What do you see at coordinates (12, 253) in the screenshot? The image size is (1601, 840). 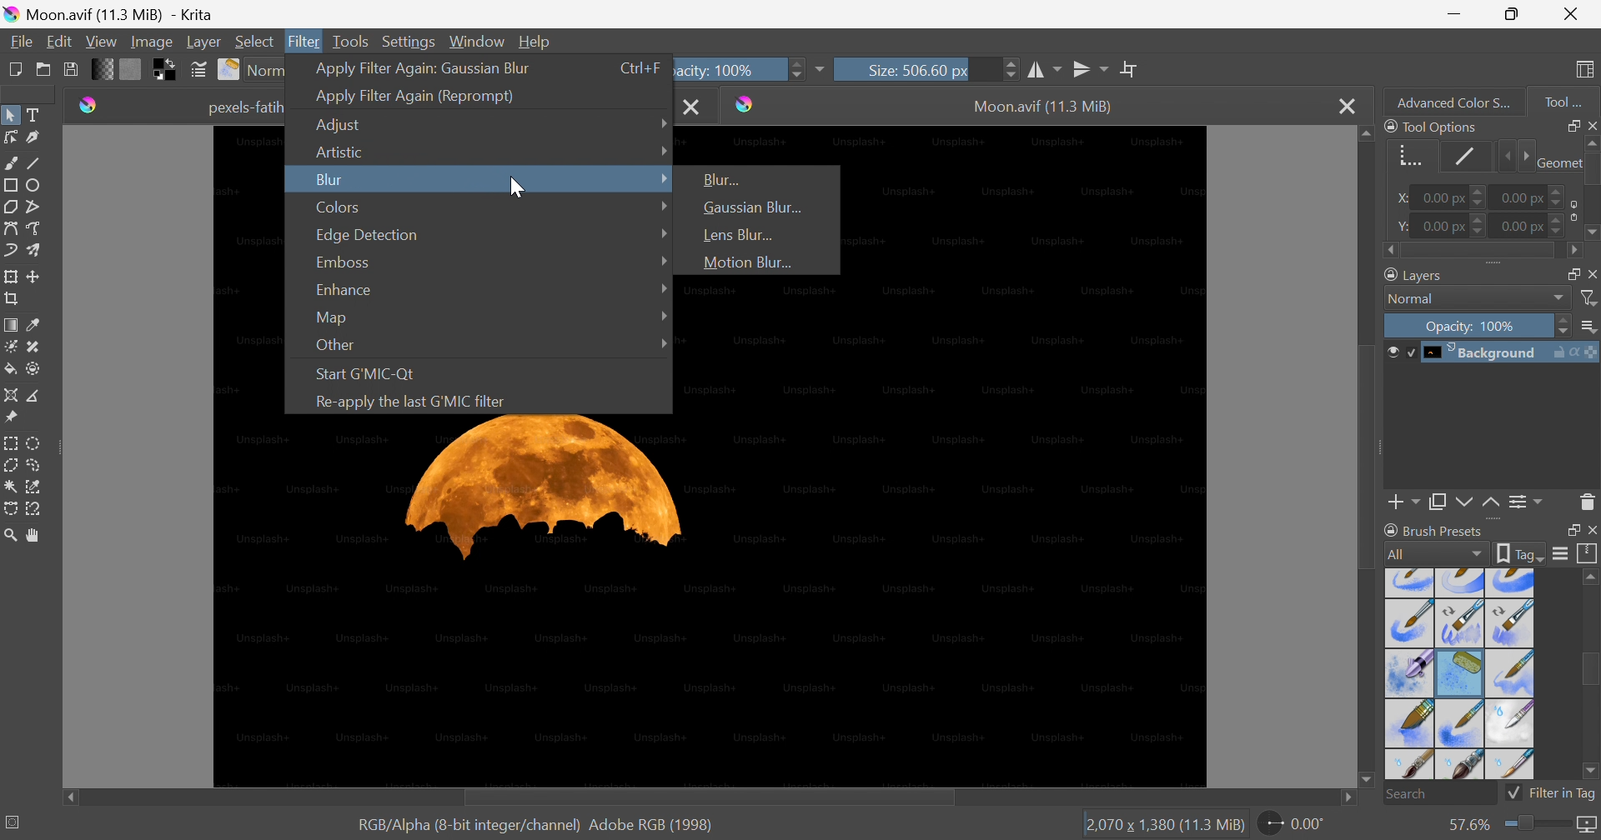 I see `Dynamic brush tool` at bounding box center [12, 253].